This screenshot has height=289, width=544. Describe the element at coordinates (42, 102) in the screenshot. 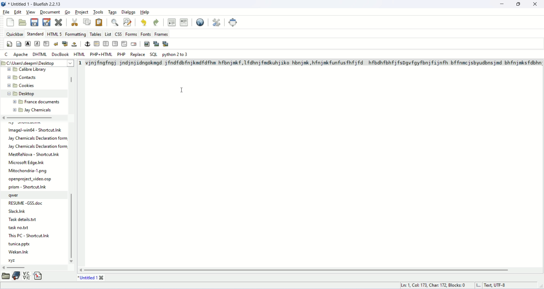

I see `France documents.` at that location.